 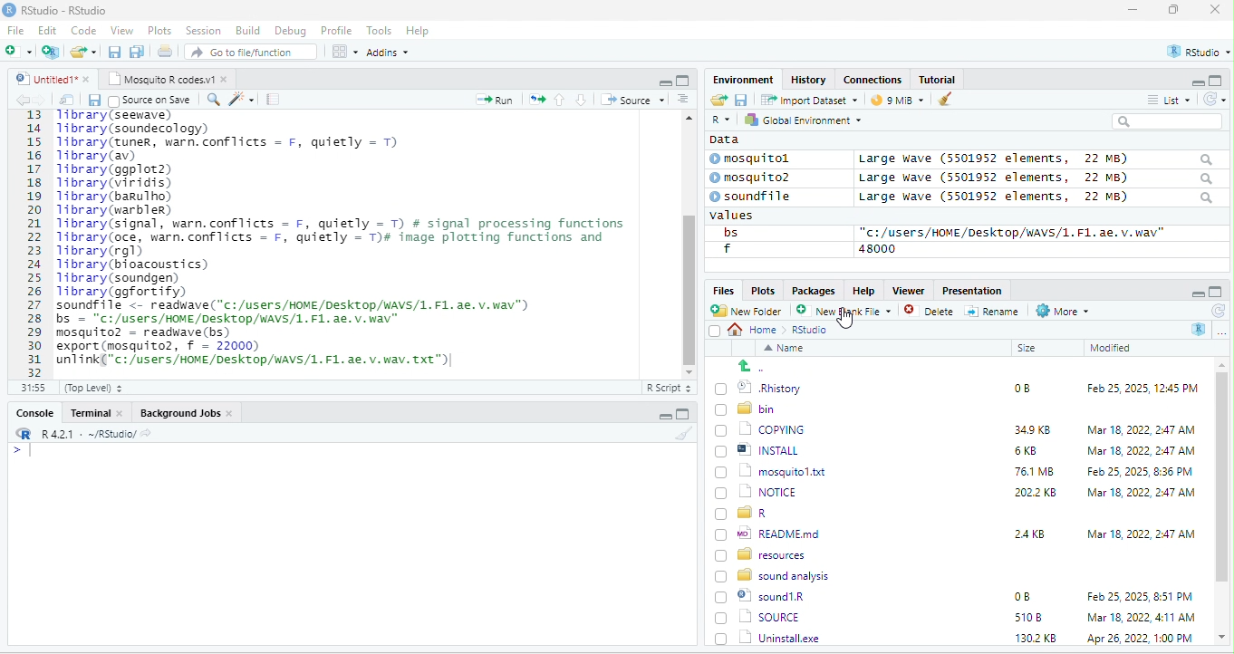 What do you see at coordinates (1136, 452) in the screenshot?
I see `Mar 18, 2022, 2:47 AM` at bounding box center [1136, 452].